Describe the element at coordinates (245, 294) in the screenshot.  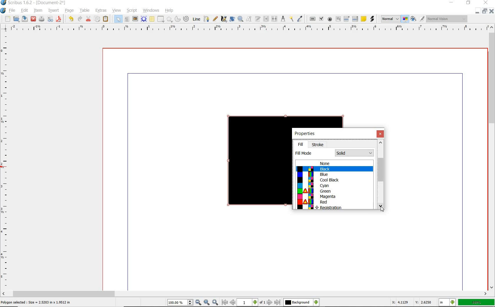
I see `scrollbar` at that location.